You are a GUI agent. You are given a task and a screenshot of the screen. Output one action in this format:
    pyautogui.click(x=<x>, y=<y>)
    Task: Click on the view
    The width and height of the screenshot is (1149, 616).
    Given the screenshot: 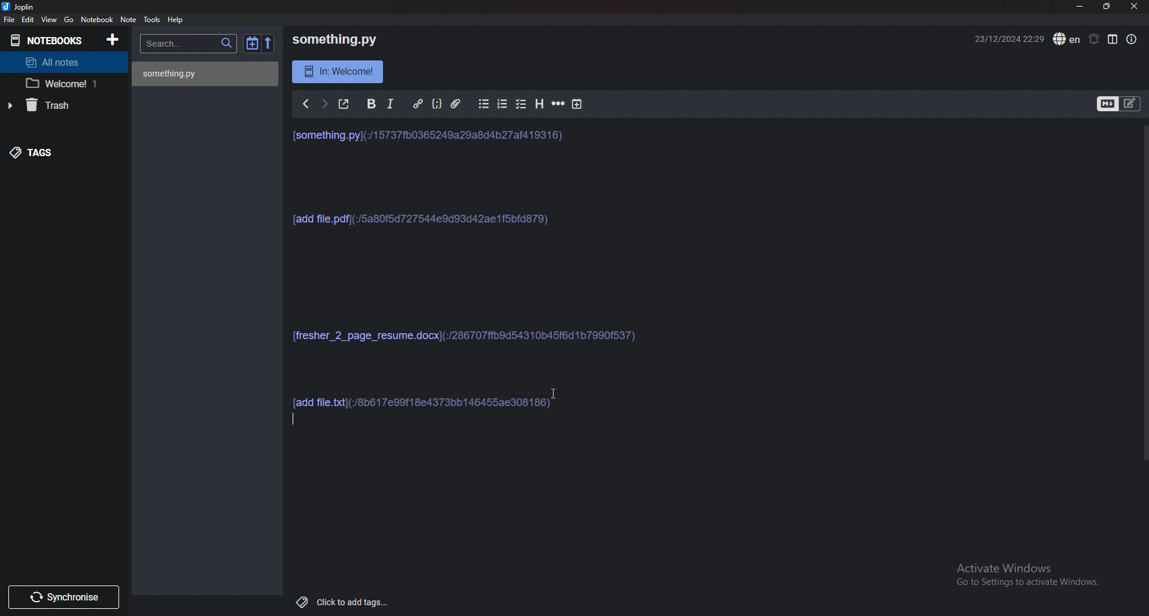 What is the action you would take?
    pyautogui.click(x=50, y=20)
    